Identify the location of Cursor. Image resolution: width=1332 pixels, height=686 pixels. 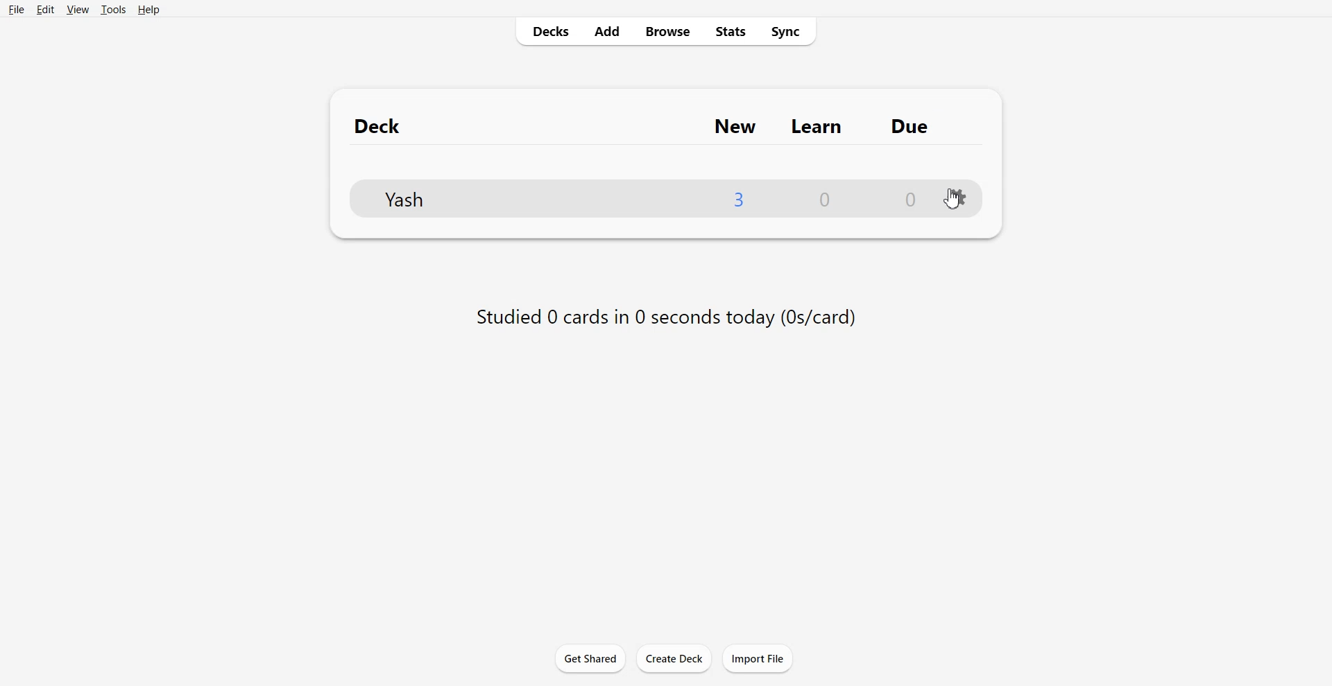
(955, 199).